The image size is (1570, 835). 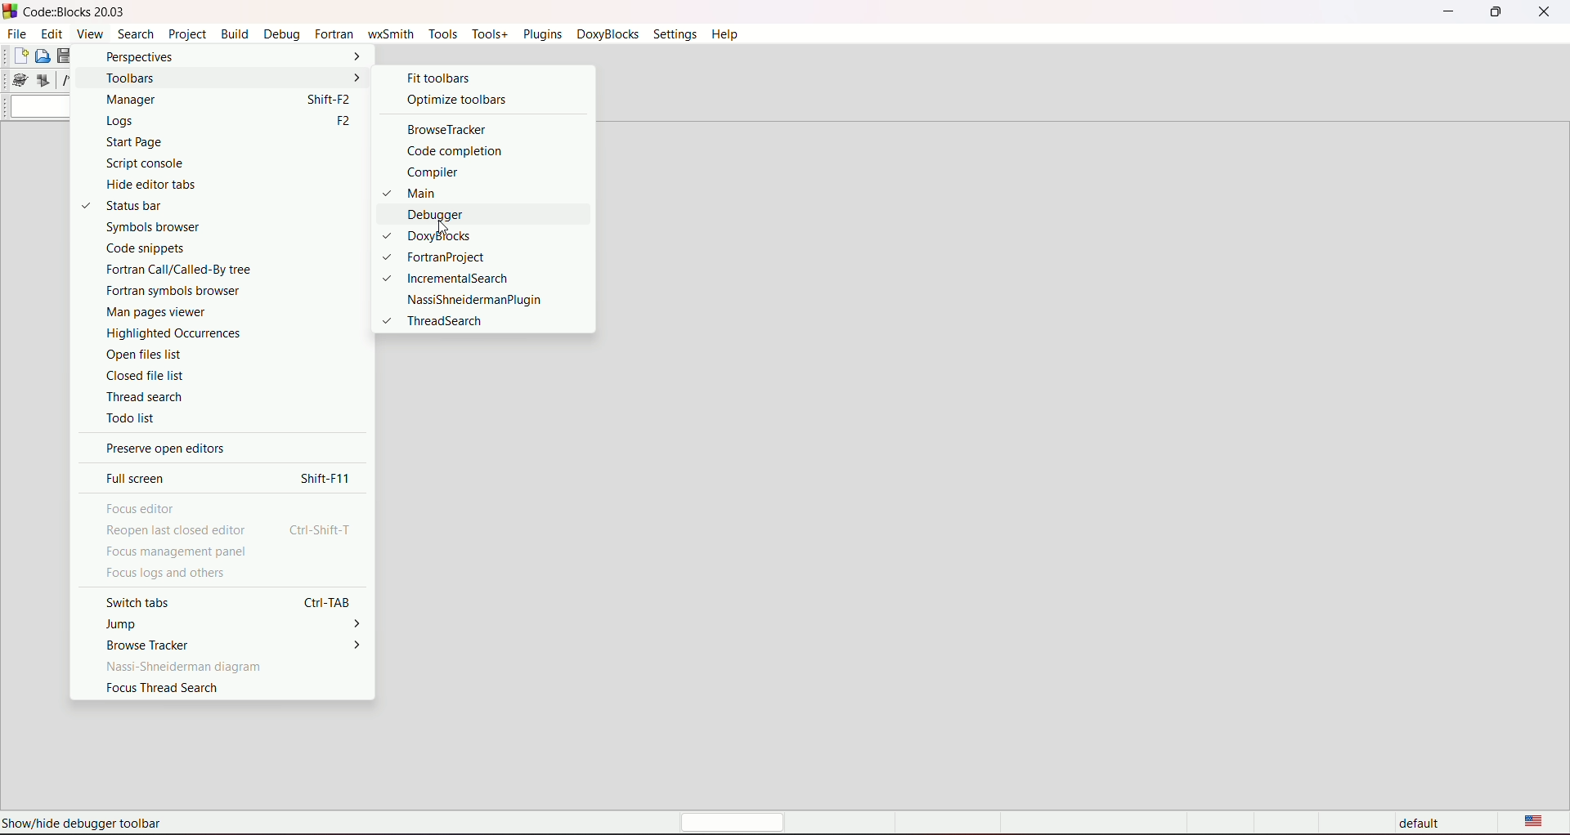 I want to click on wxsmith, so click(x=389, y=33).